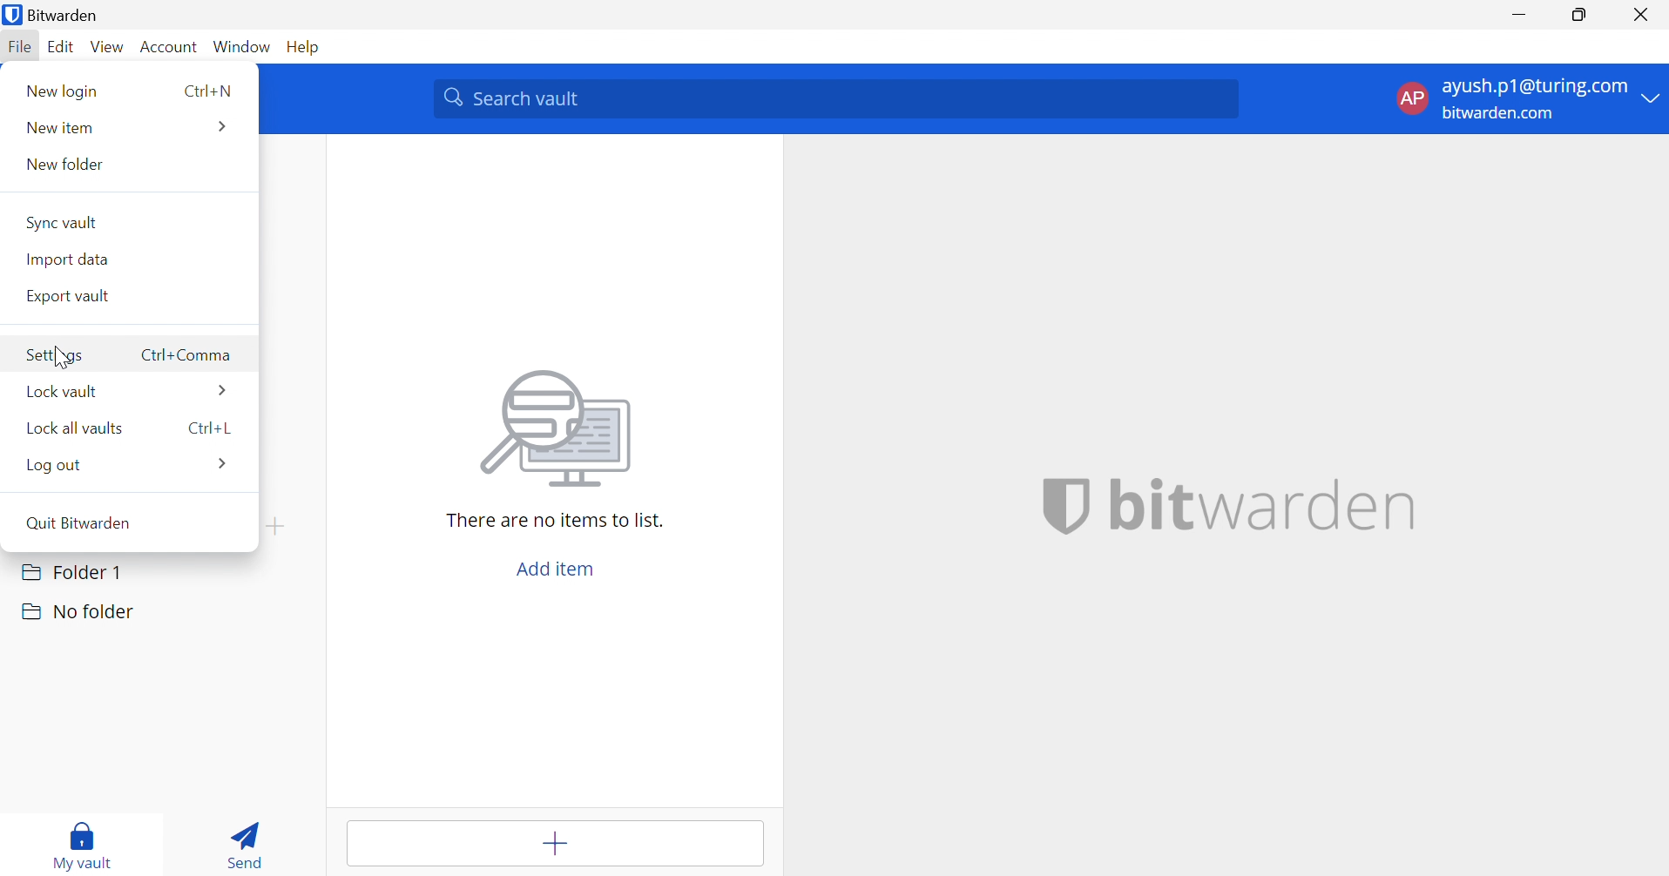 The height and width of the screenshot is (876, 1669). Describe the element at coordinates (225, 390) in the screenshot. I see `More` at that location.